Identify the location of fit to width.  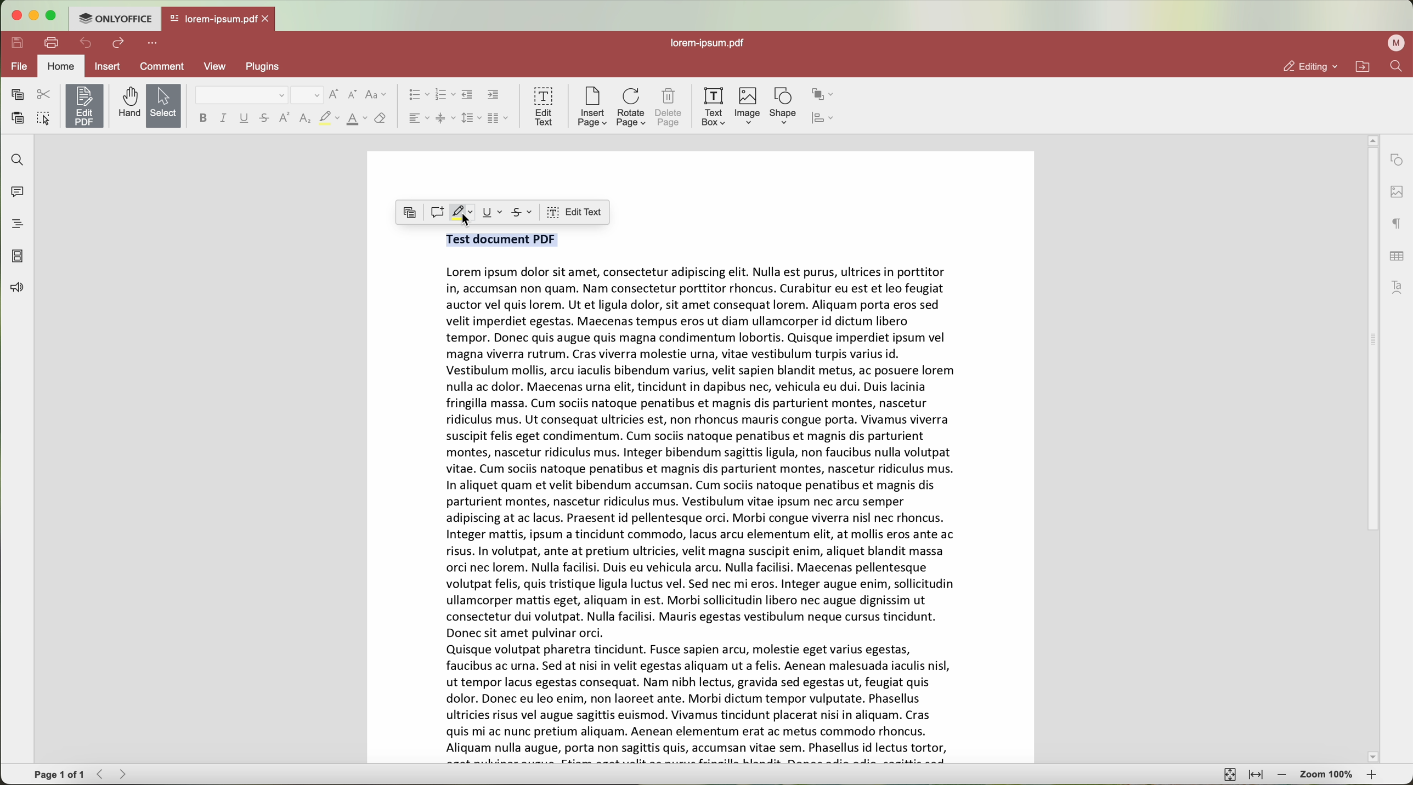
(1256, 774).